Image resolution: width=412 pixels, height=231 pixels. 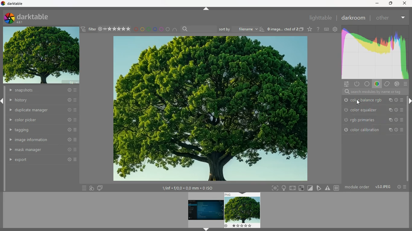 What do you see at coordinates (345, 84) in the screenshot?
I see `settings` at bounding box center [345, 84].